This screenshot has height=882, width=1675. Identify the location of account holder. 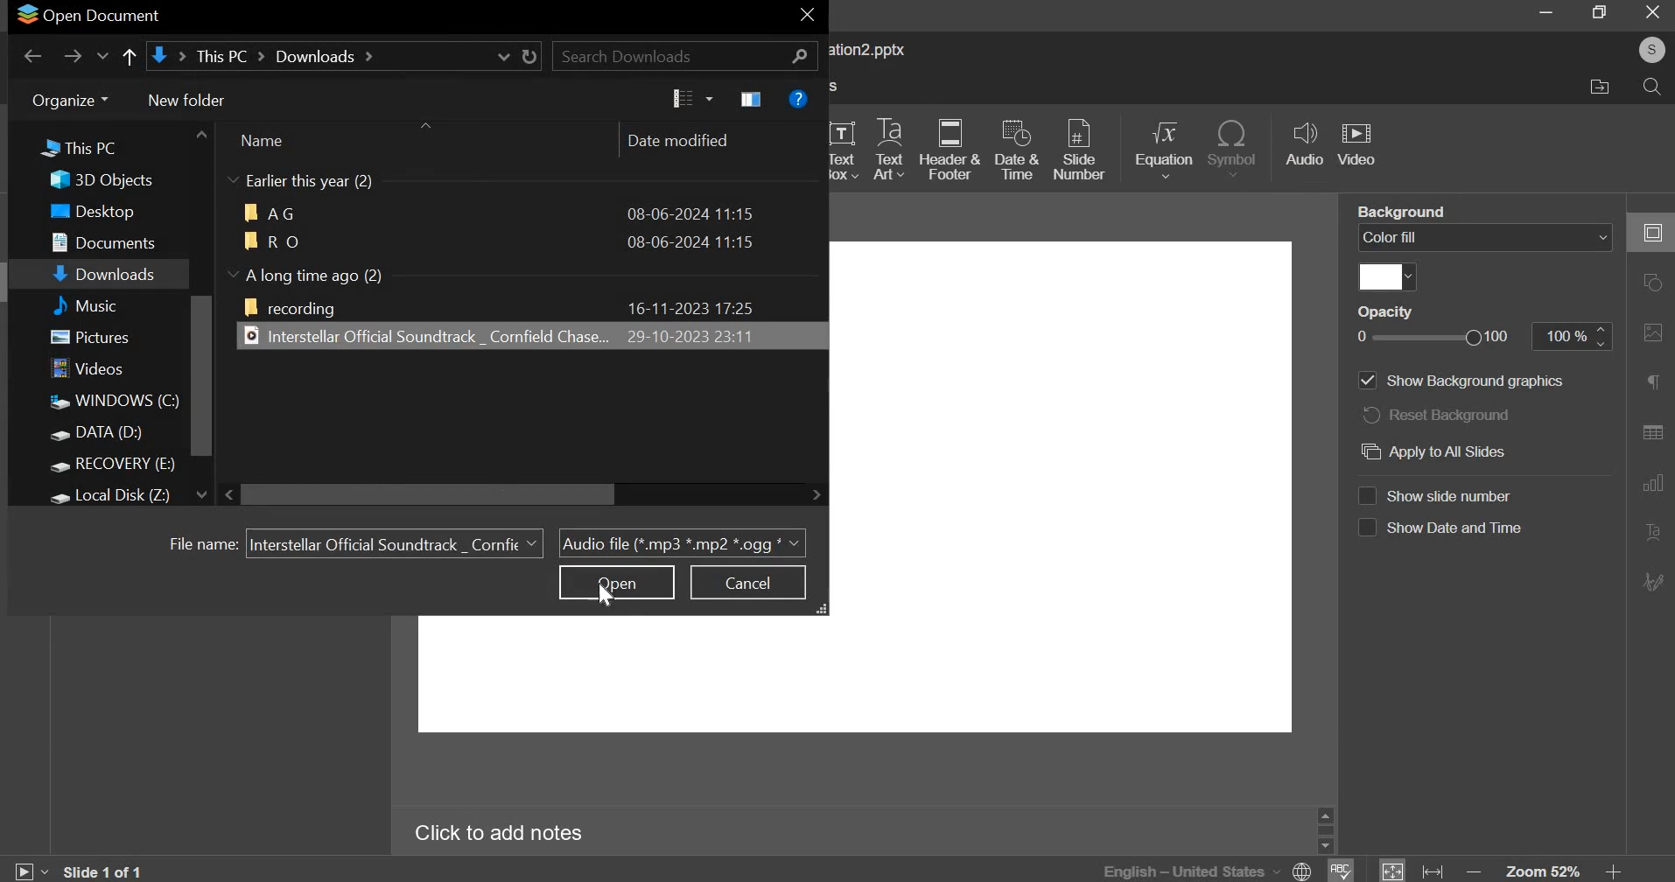
(1651, 50).